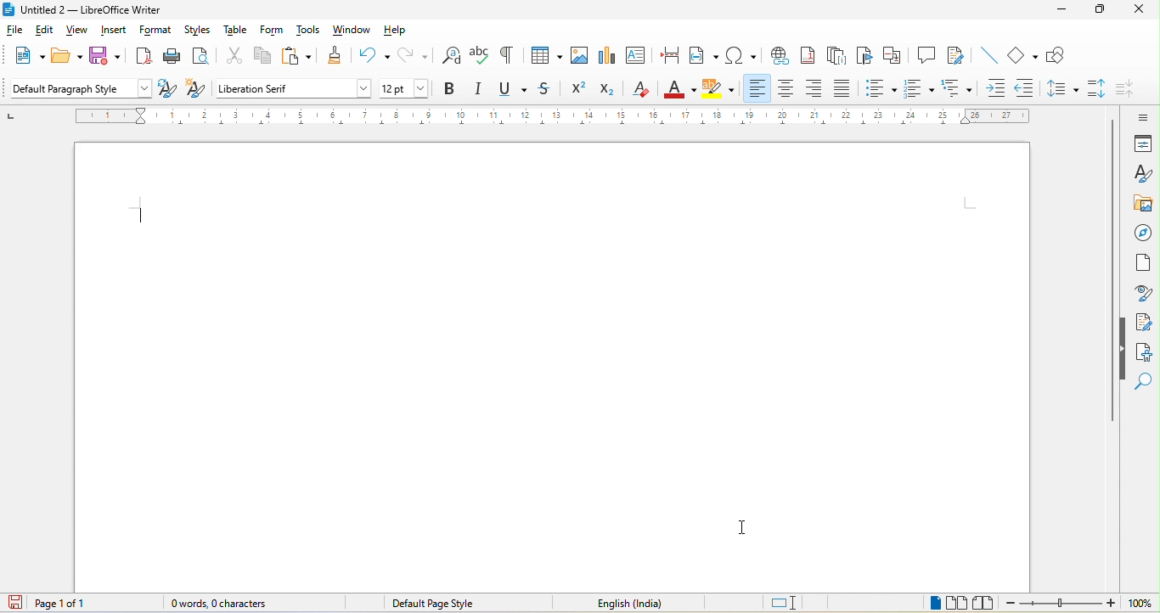 This screenshot has height=613, width=1160. What do you see at coordinates (641, 91) in the screenshot?
I see `clear direct formatting` at bounding box center [641, 91].